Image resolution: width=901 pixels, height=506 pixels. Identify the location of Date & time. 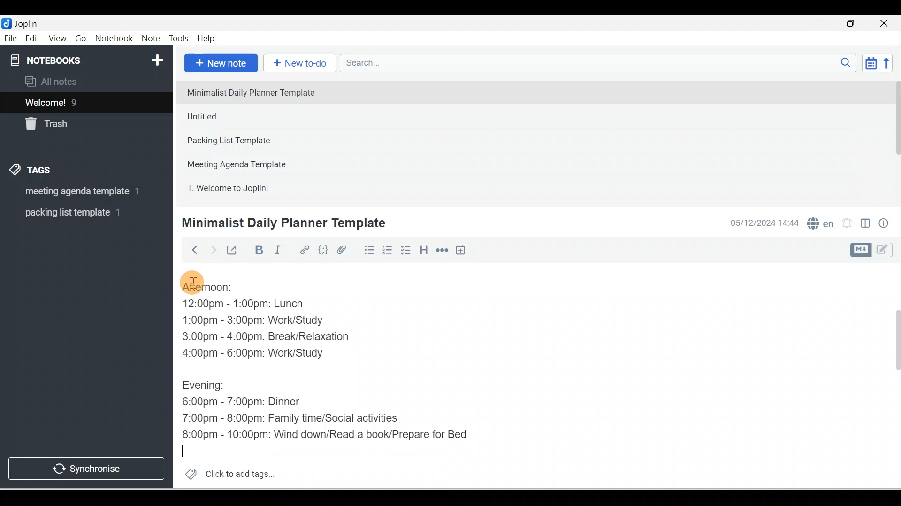
(763, 223).